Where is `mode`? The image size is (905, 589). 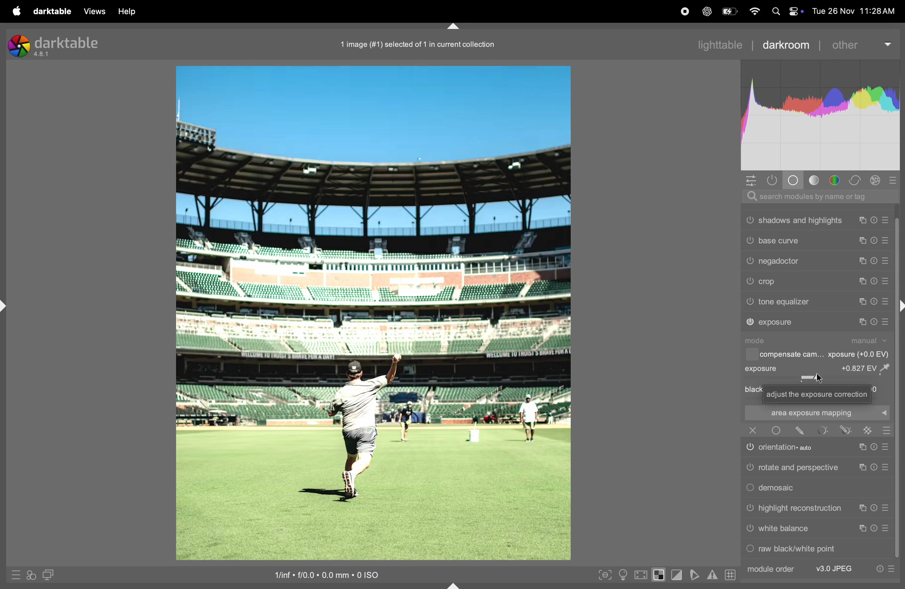 mode is located at coordinates (758, 341).